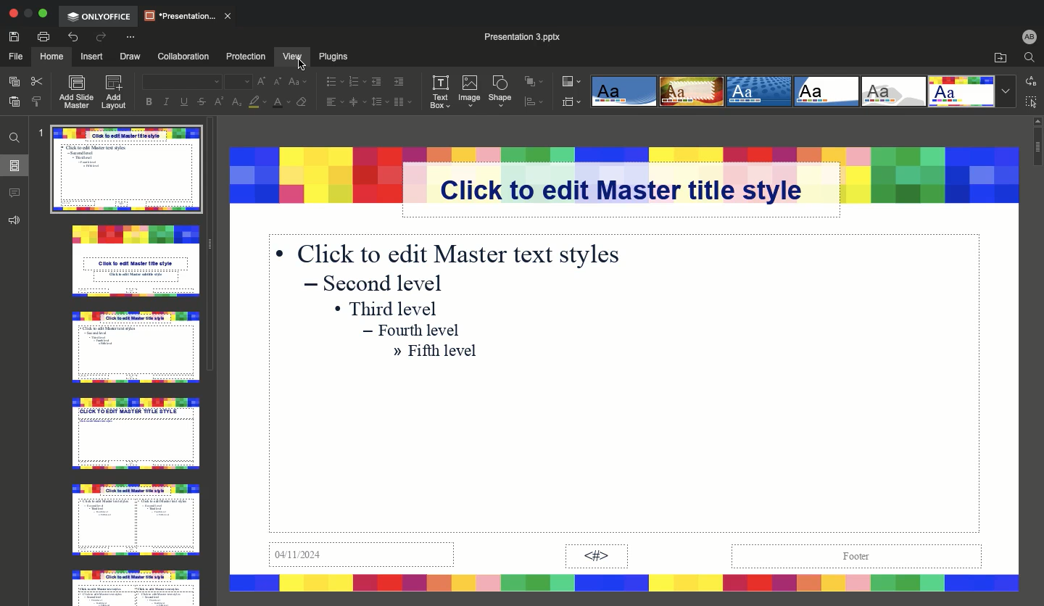  Describe the element at coordinates (136, 264) in the screenshot. I see `Layout master slide 2` at that location.